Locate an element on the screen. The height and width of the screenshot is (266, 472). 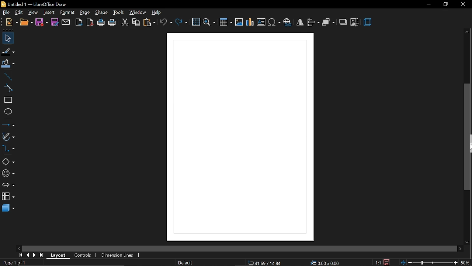
ellipse is located at coordinates (7, 111).